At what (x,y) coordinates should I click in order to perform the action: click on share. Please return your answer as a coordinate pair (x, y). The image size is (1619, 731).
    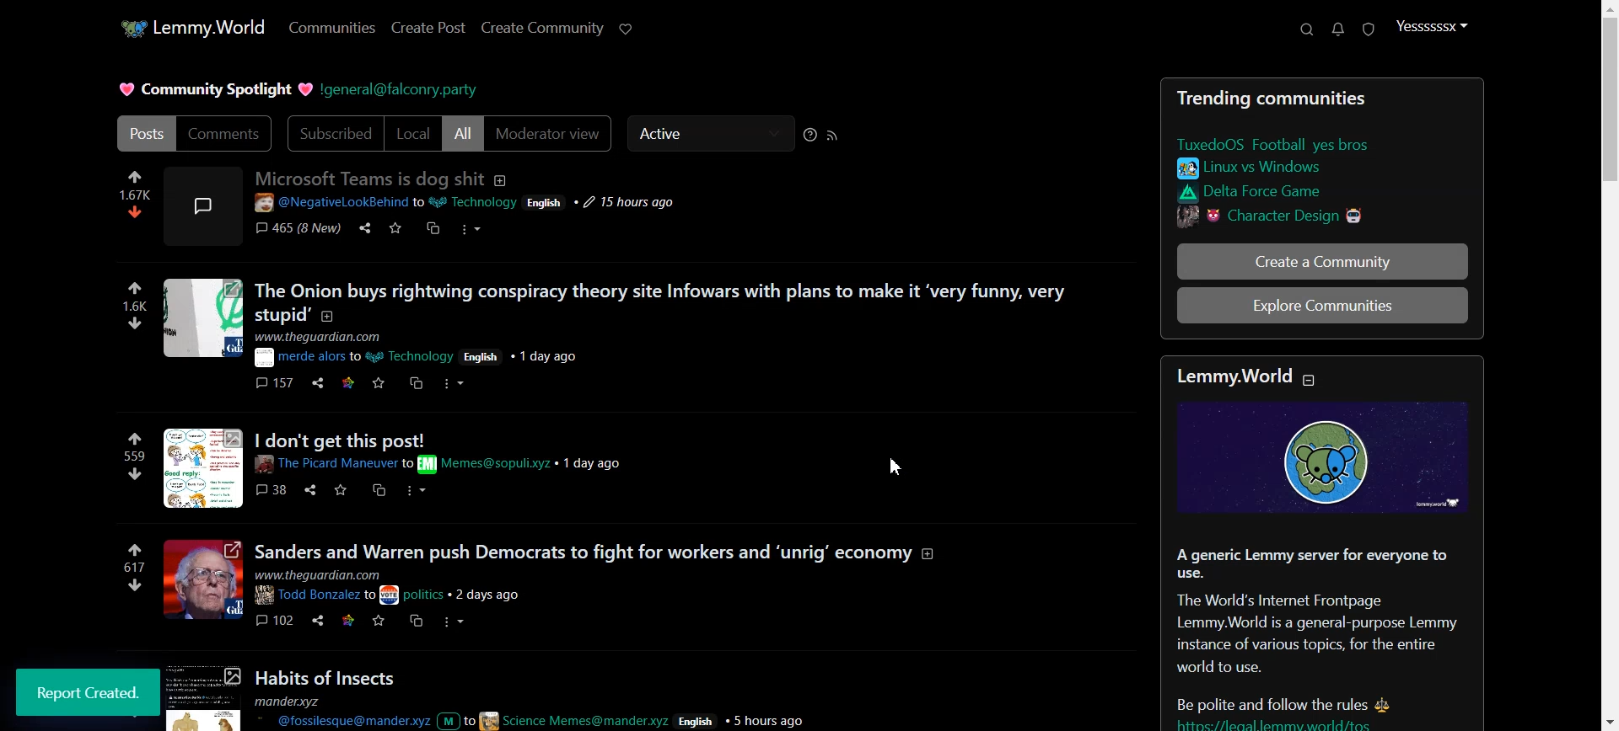
    Looking at the image, I should click on (367, 229).